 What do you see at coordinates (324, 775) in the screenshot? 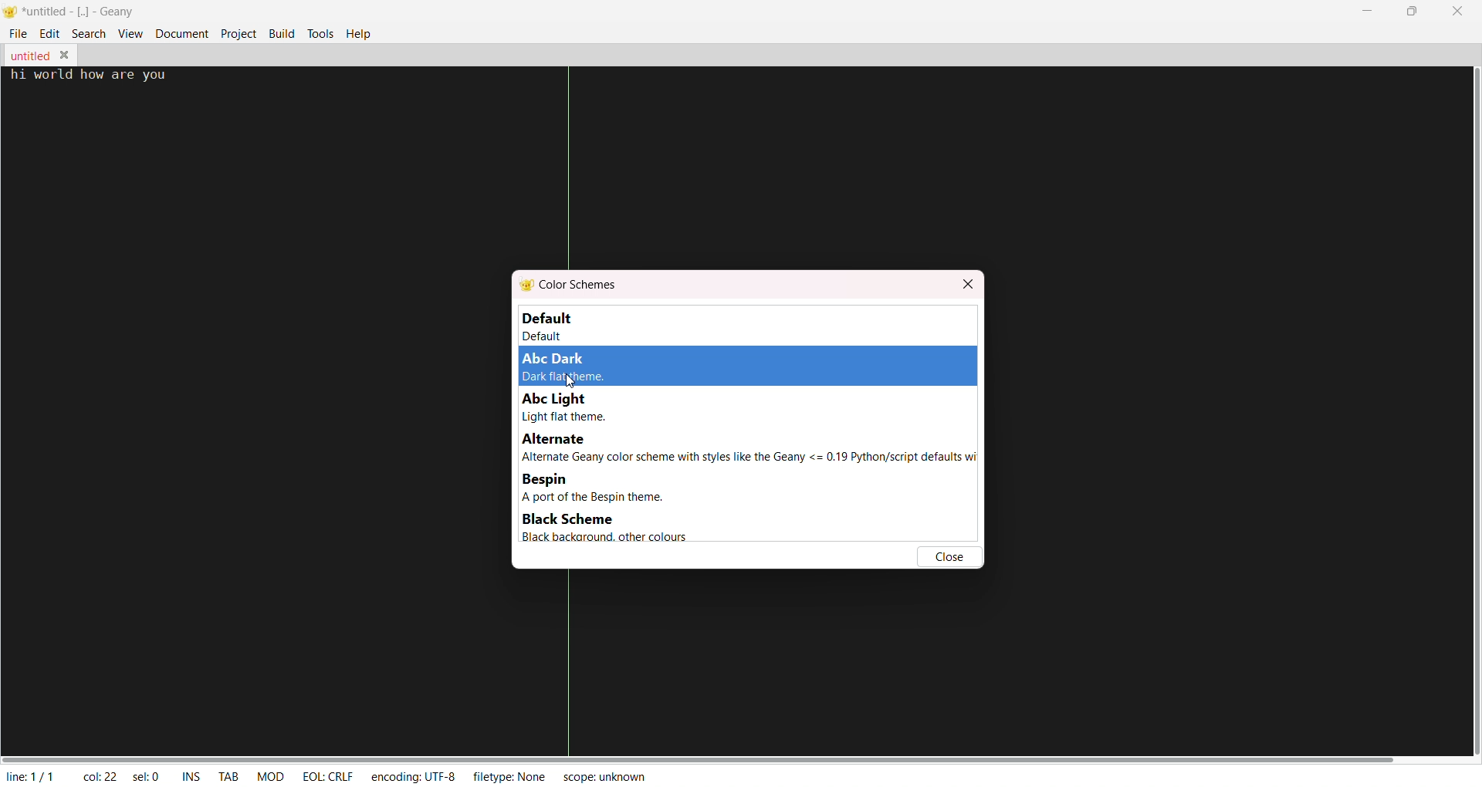
I see `eol crlf` at bounding box center [324, 775].